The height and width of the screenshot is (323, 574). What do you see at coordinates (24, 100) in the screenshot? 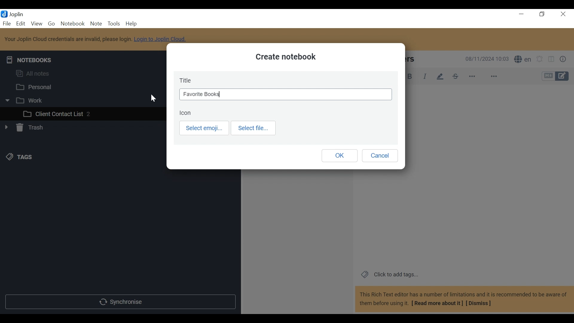
I see ` Work` at bounding box center [24, 100].